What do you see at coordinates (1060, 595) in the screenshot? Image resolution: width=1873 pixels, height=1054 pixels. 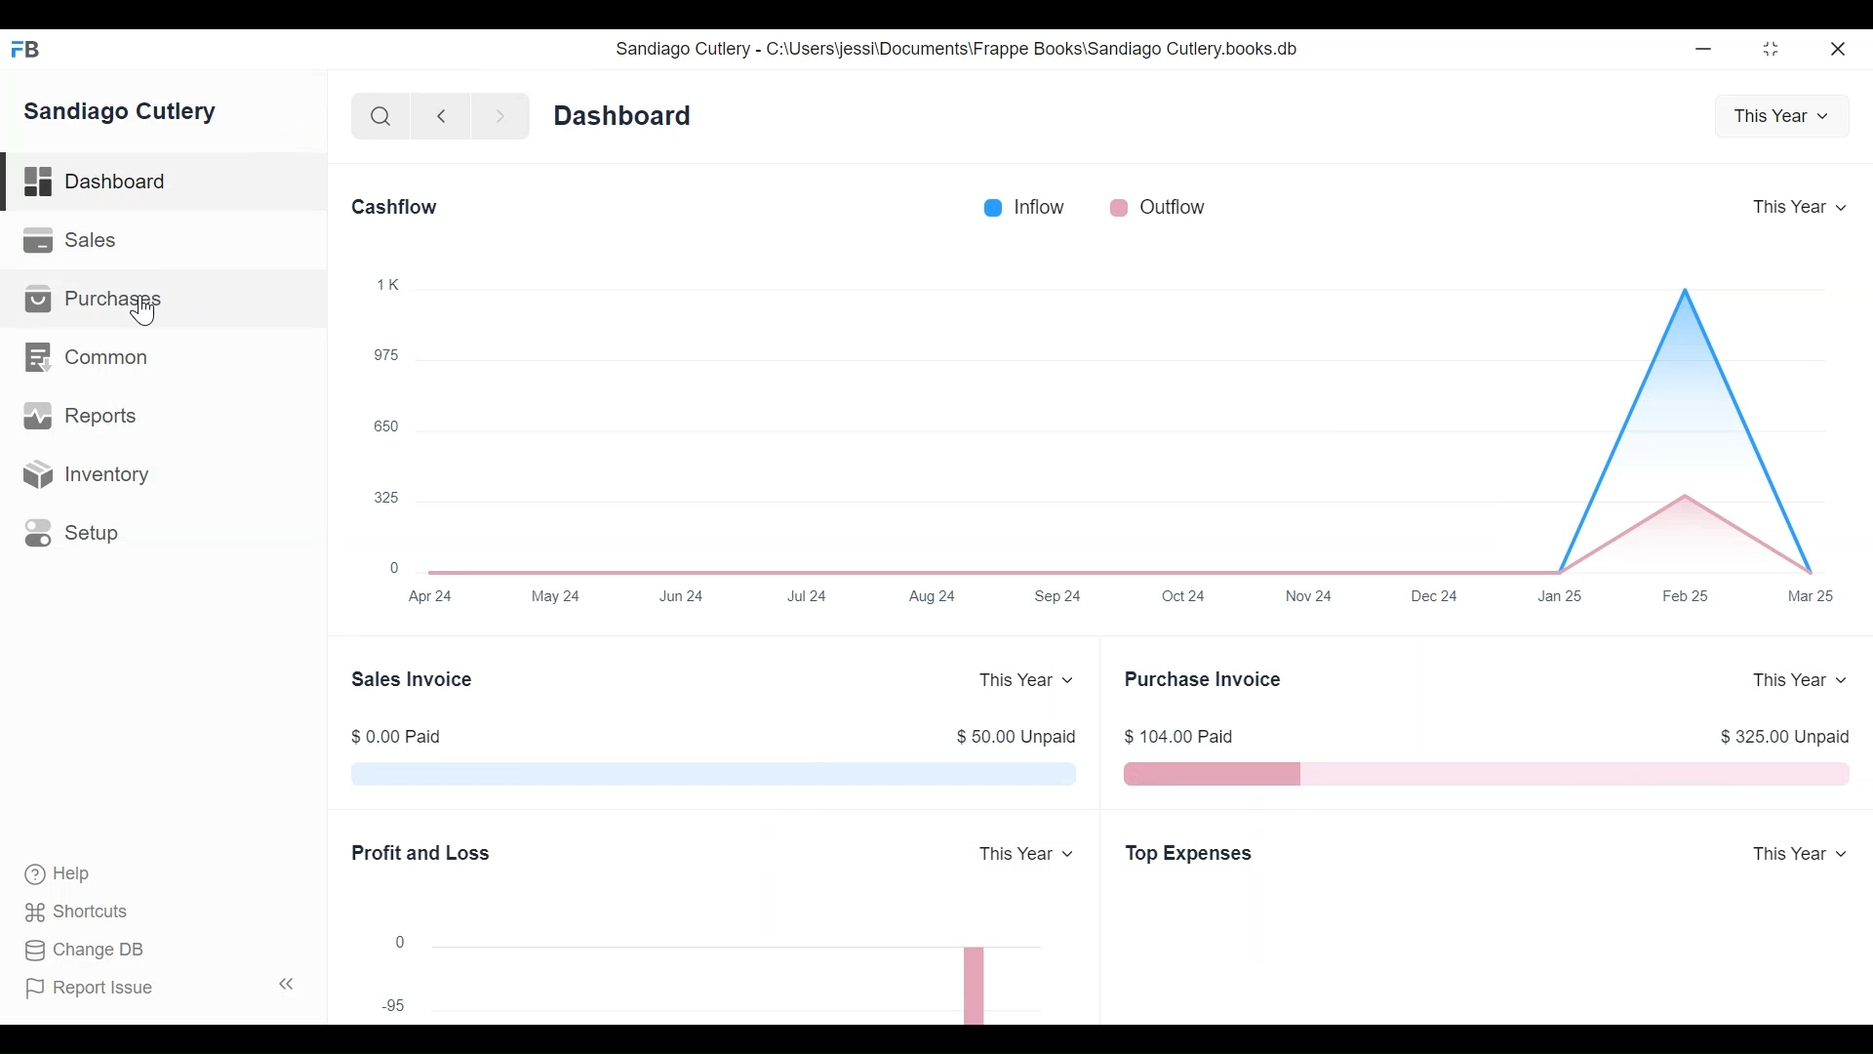 I see `Sep24` at bounding box center [1060, 595].